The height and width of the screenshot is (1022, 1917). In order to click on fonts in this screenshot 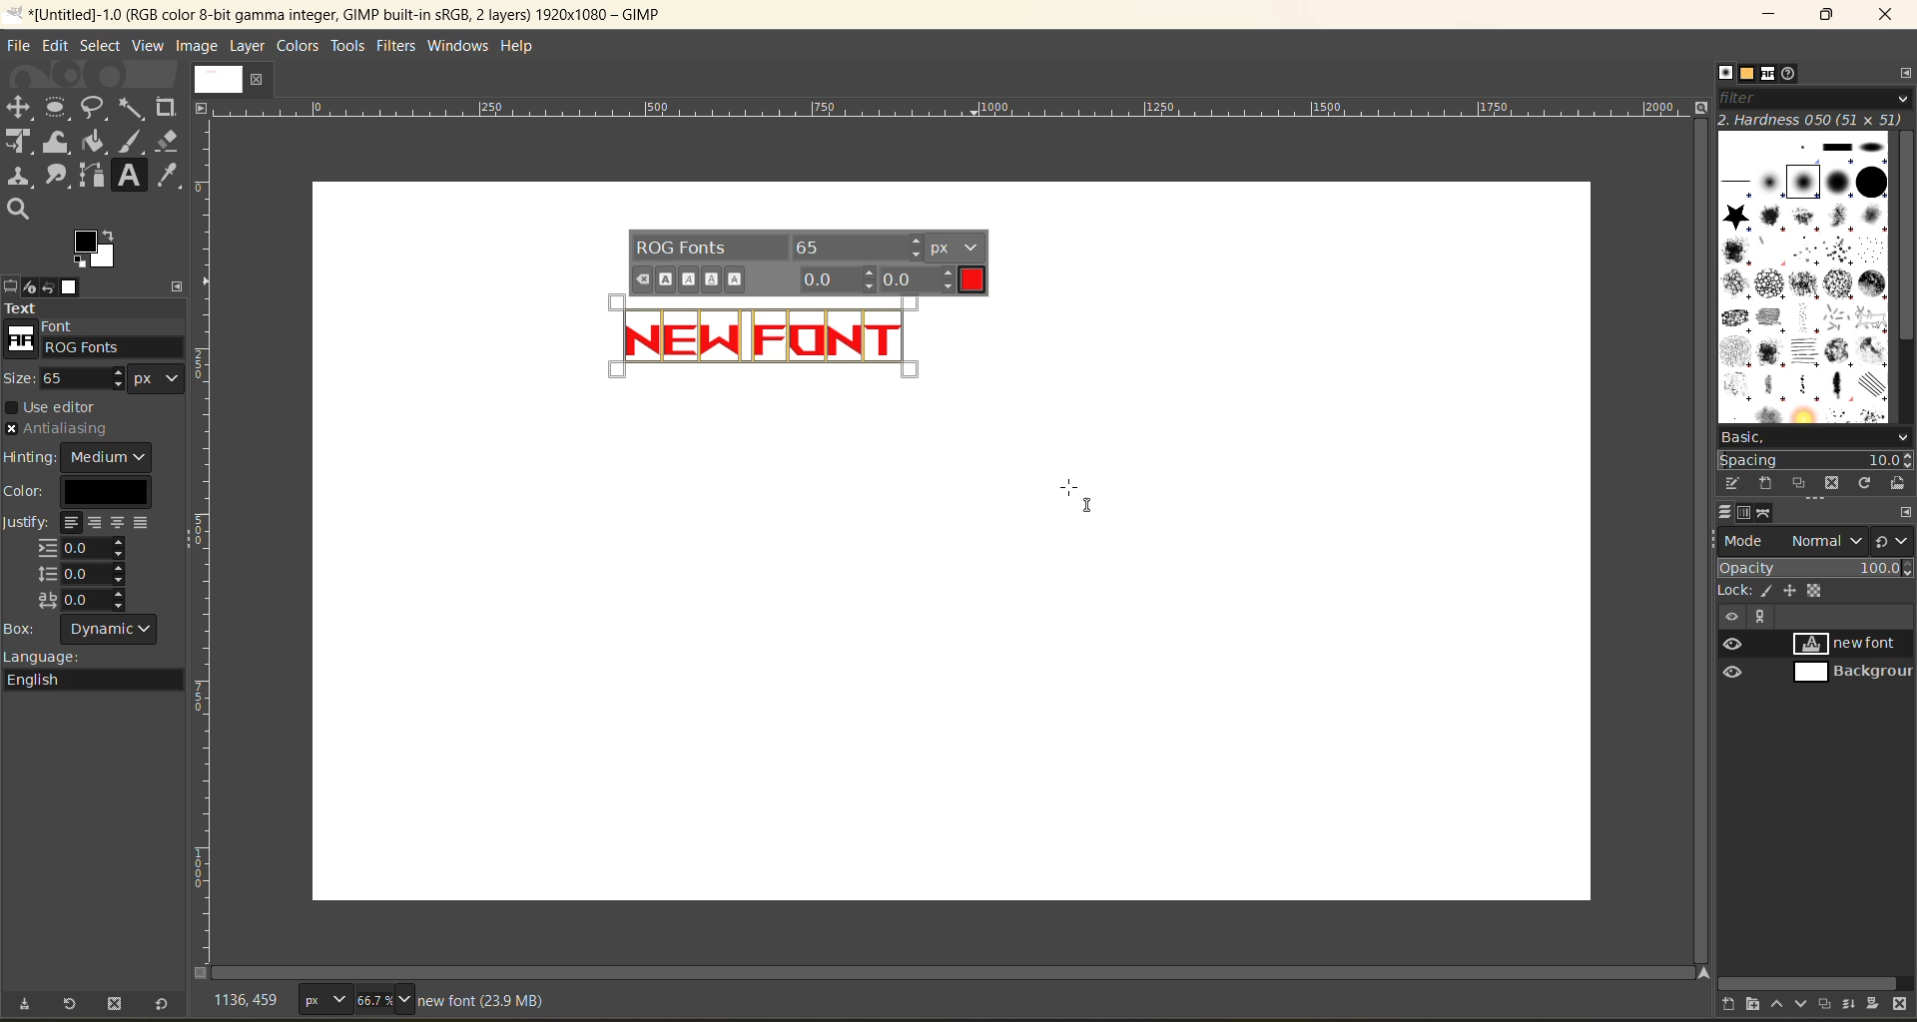, I will do `click(1772, 75)`.